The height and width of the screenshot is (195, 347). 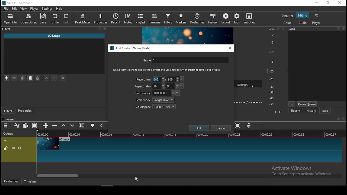 I want to click on undo, so click(x=56, y=19).